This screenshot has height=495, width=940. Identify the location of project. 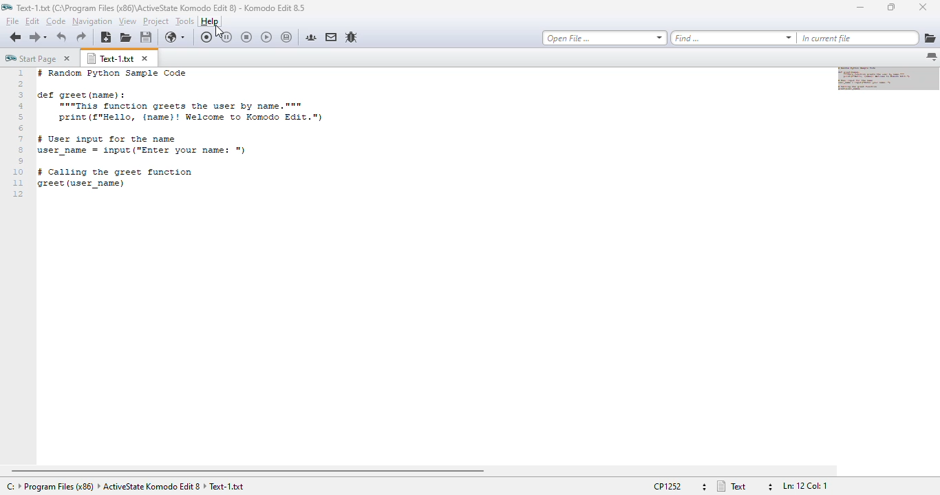
(156, 21).